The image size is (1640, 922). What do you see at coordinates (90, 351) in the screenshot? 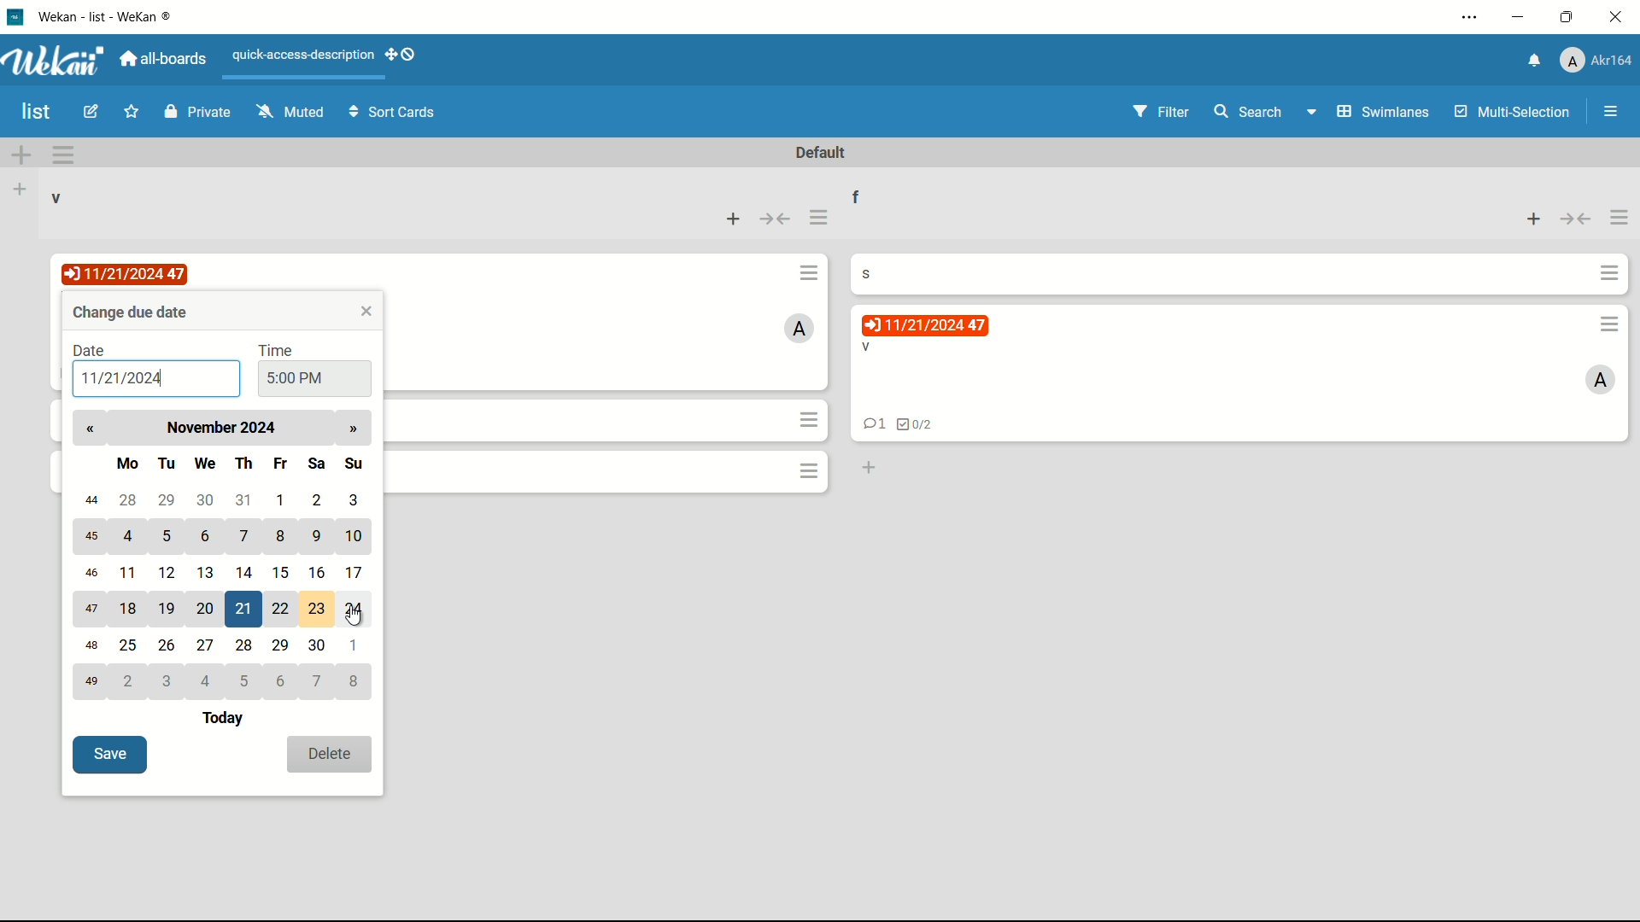
I see `date` at bounding box center [90, 351].